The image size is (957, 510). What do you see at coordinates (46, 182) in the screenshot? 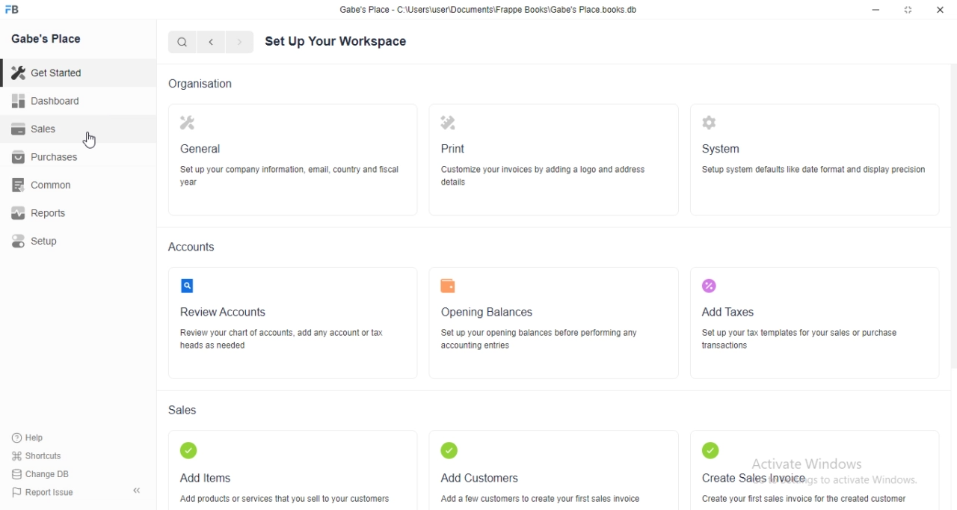
I see `common` at bounding box center [46, 182].